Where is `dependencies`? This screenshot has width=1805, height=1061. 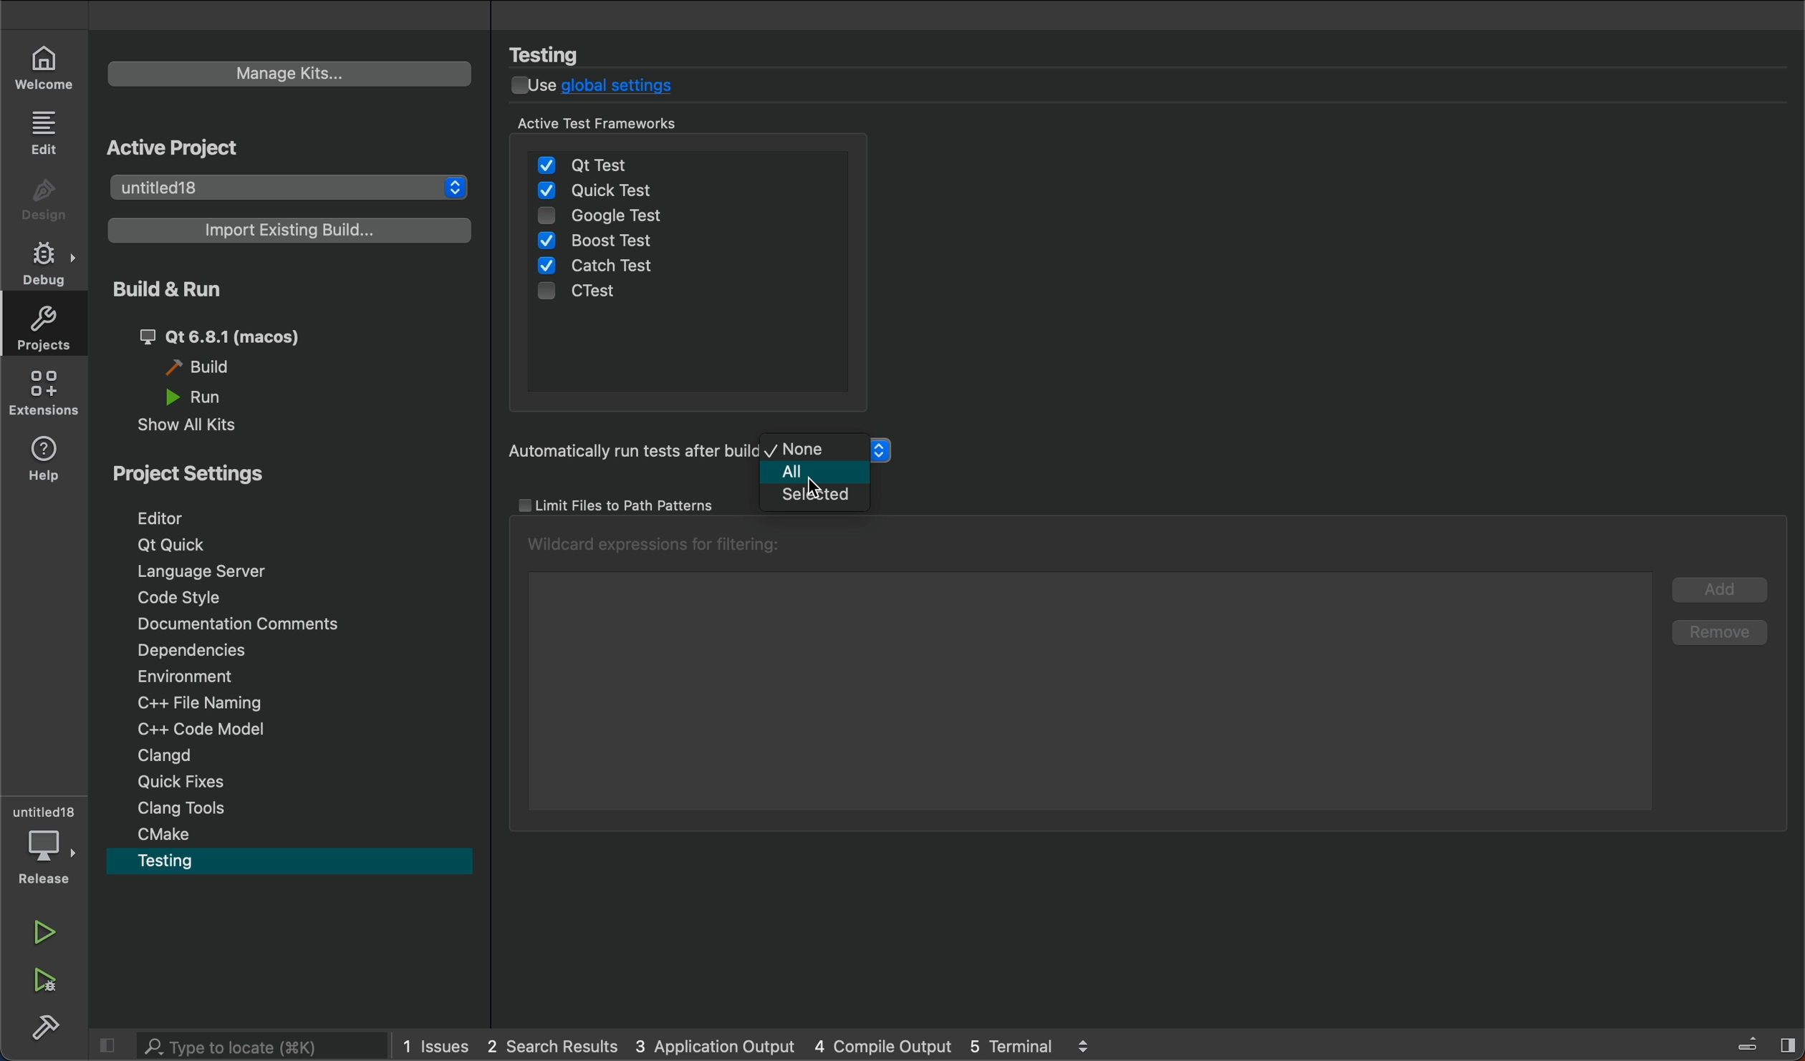
dependencies is located at coordinates (210, 649).